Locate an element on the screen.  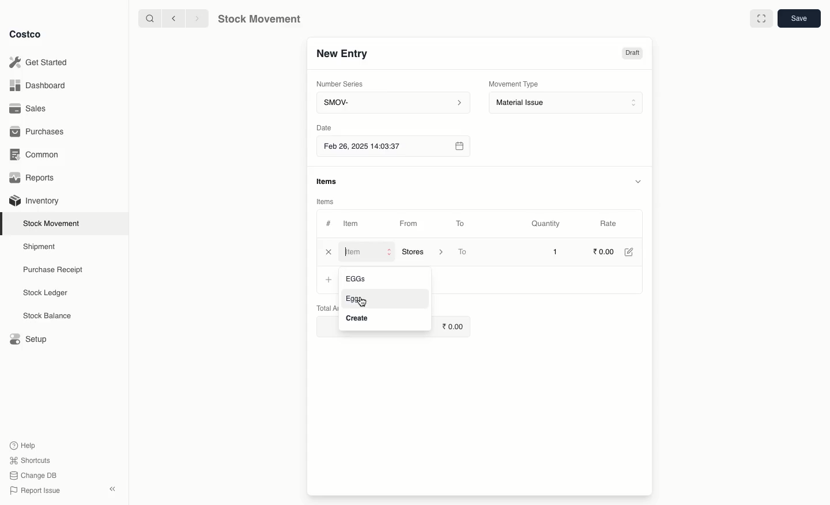
Rate is located at coordinates (609, 222).